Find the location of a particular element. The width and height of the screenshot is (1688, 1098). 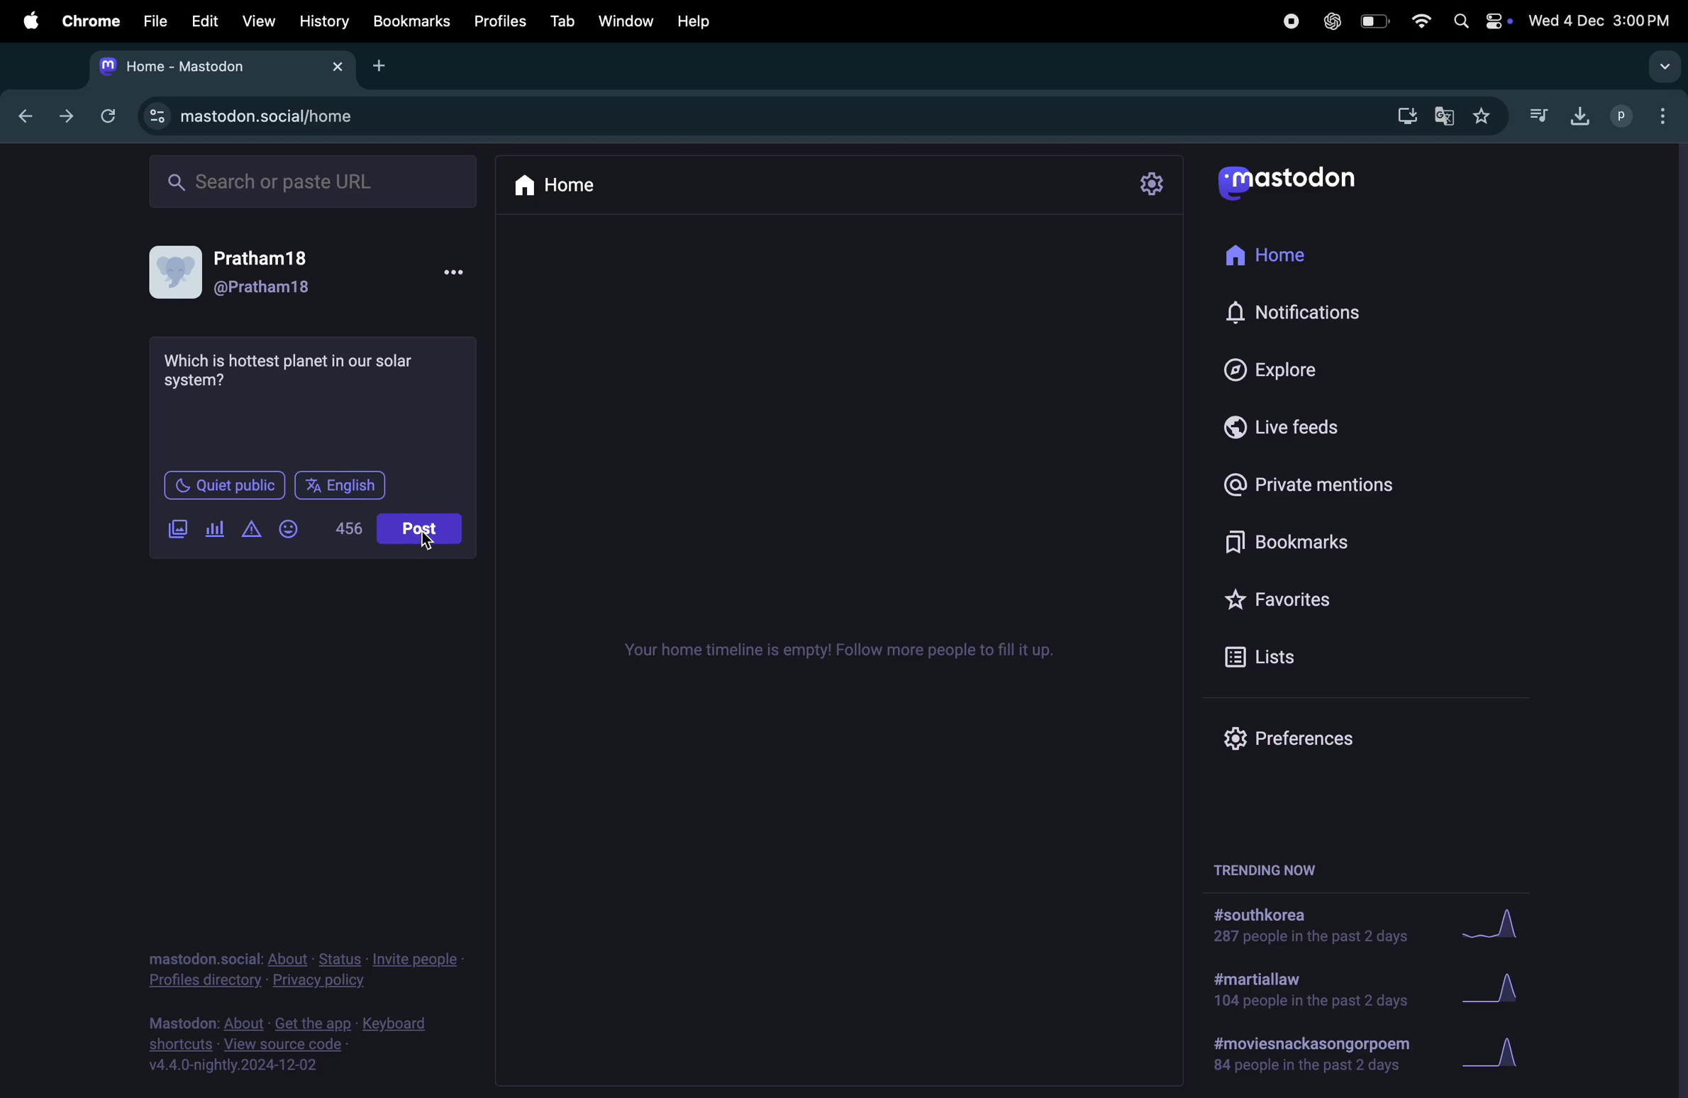

Quiet public is located at coordinates (222, 484).